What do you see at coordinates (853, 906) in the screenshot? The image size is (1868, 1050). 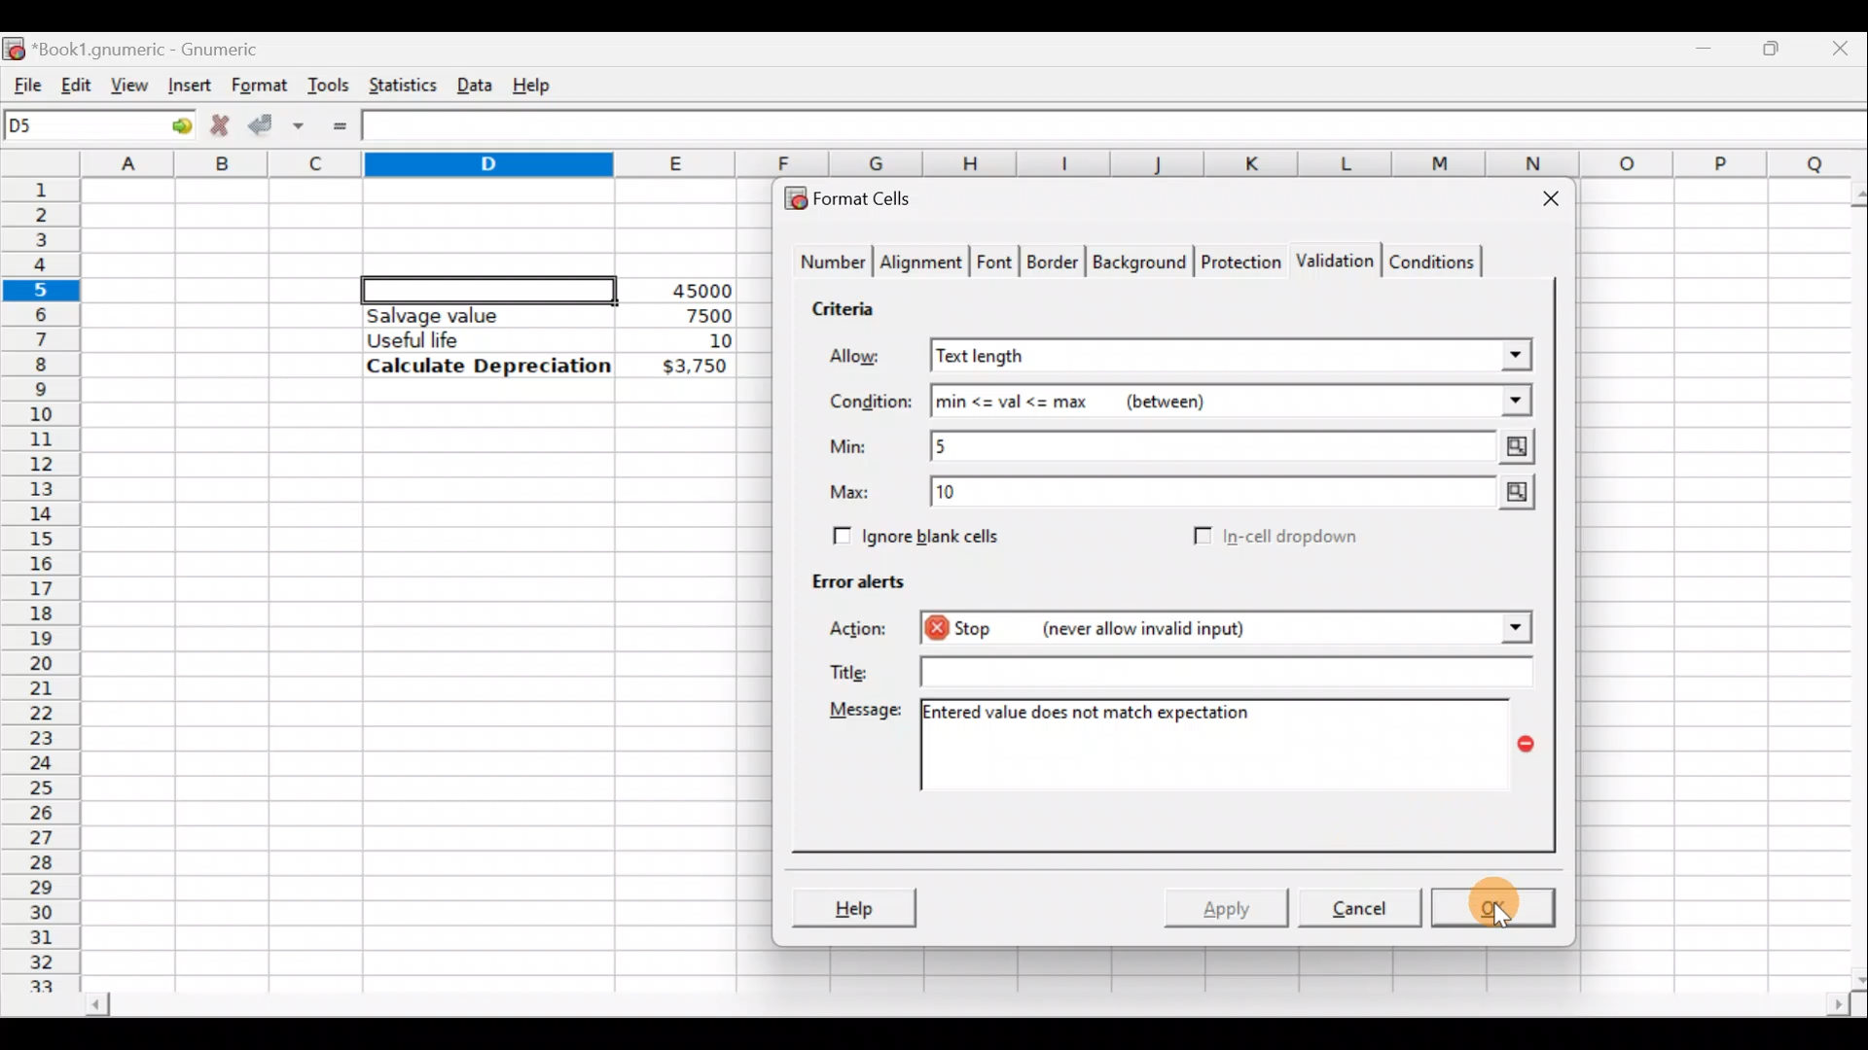 I see `Help` at bounding box center [853, 906].